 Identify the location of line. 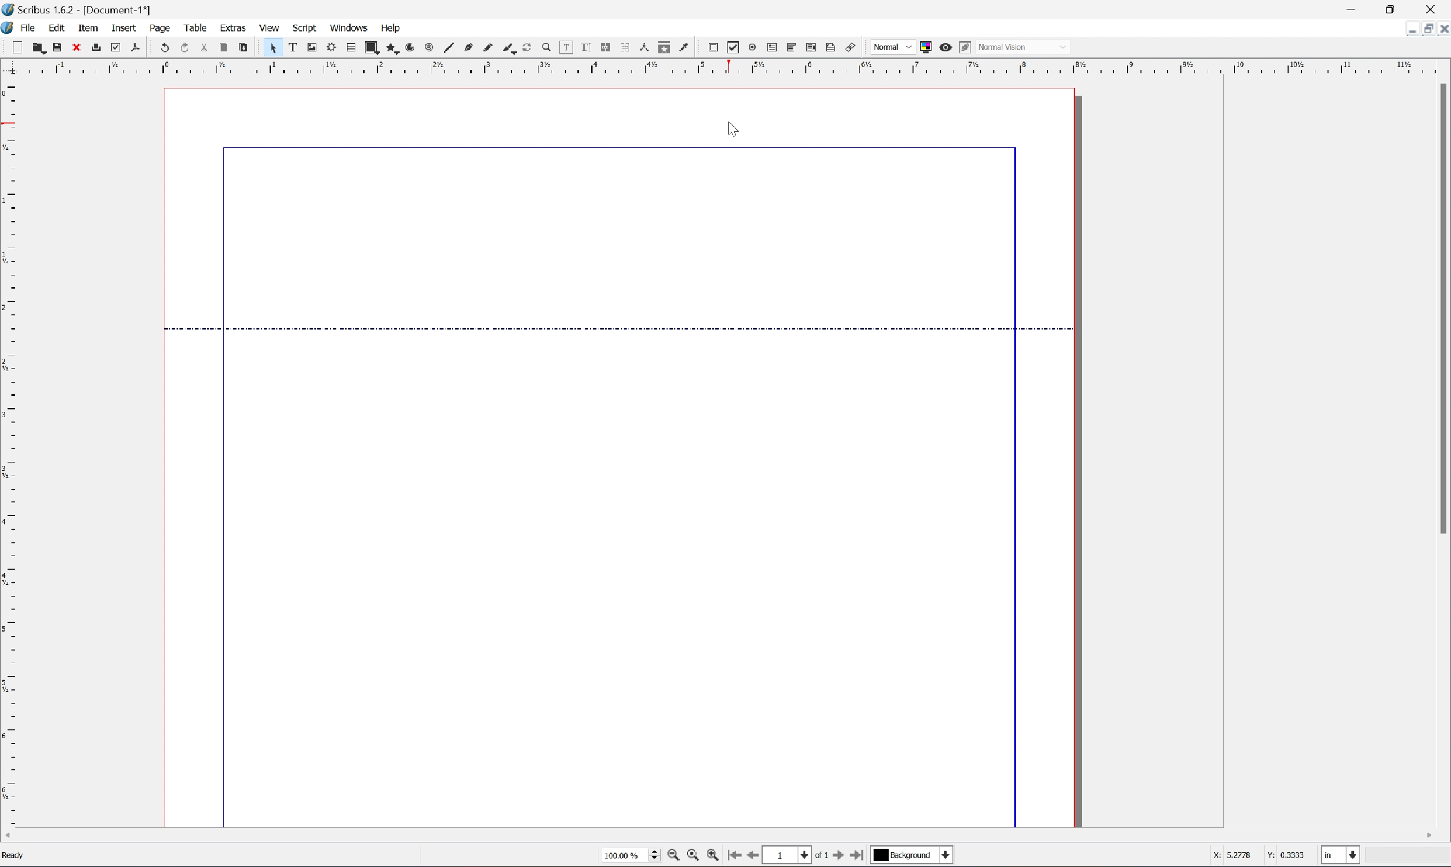
(450, 48).